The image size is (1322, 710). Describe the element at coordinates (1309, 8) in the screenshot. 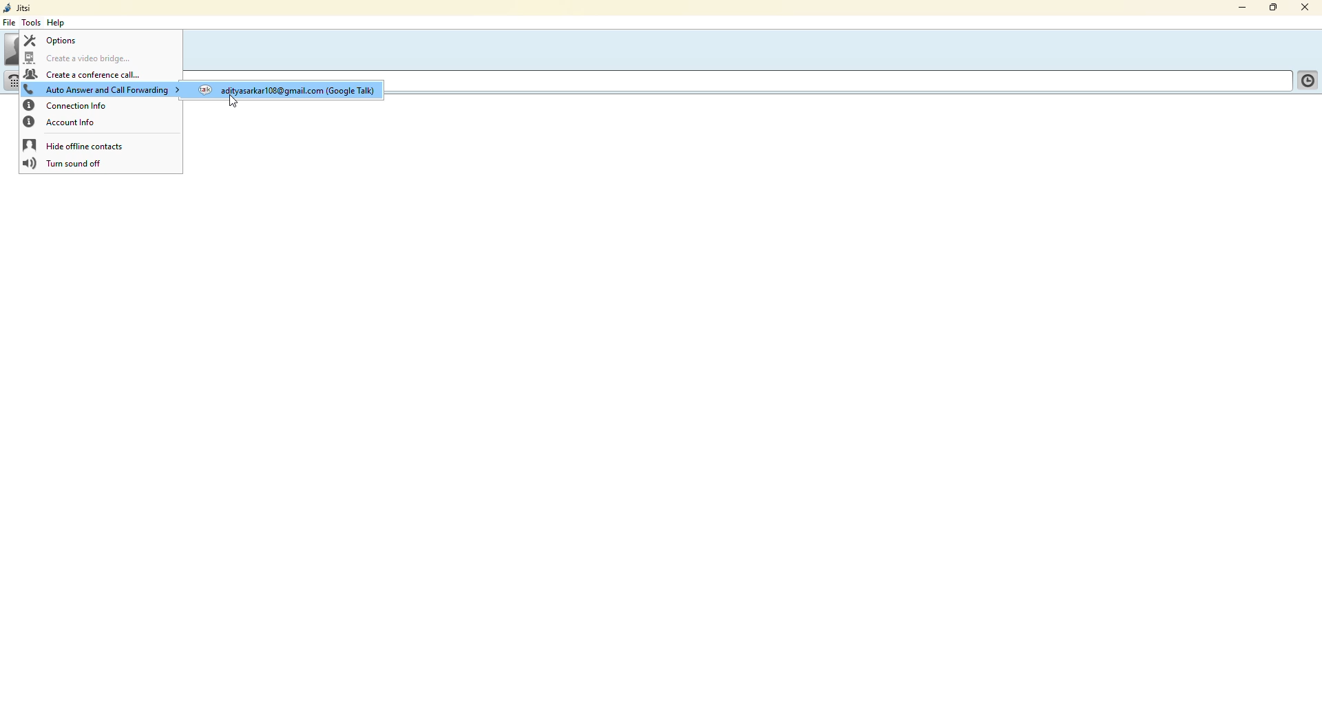

I see `close` at that location.